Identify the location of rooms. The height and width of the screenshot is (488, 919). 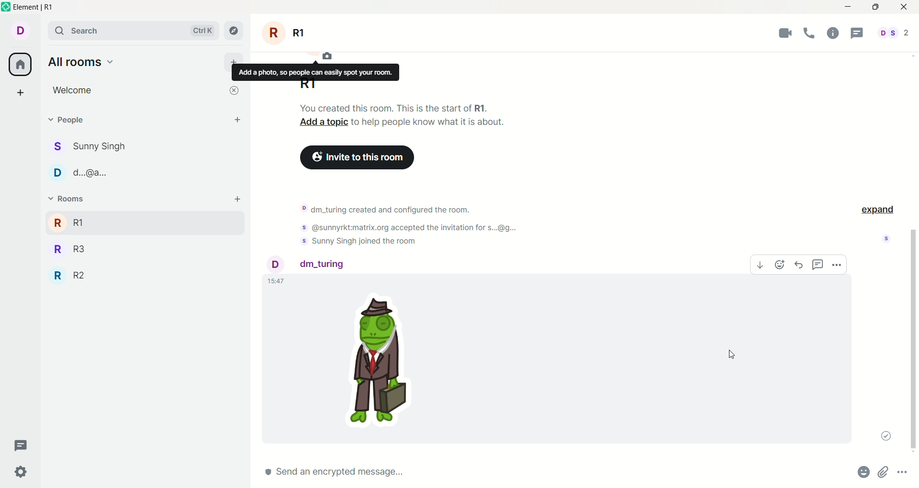
(69, 199).